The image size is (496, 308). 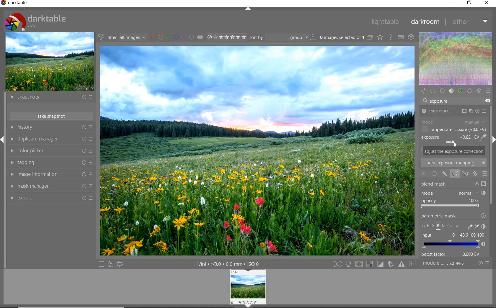 What do you see at coordinates (434, 173) in the screenshot?
I see `UNIFORMLY` at bounding box center [434, 173].